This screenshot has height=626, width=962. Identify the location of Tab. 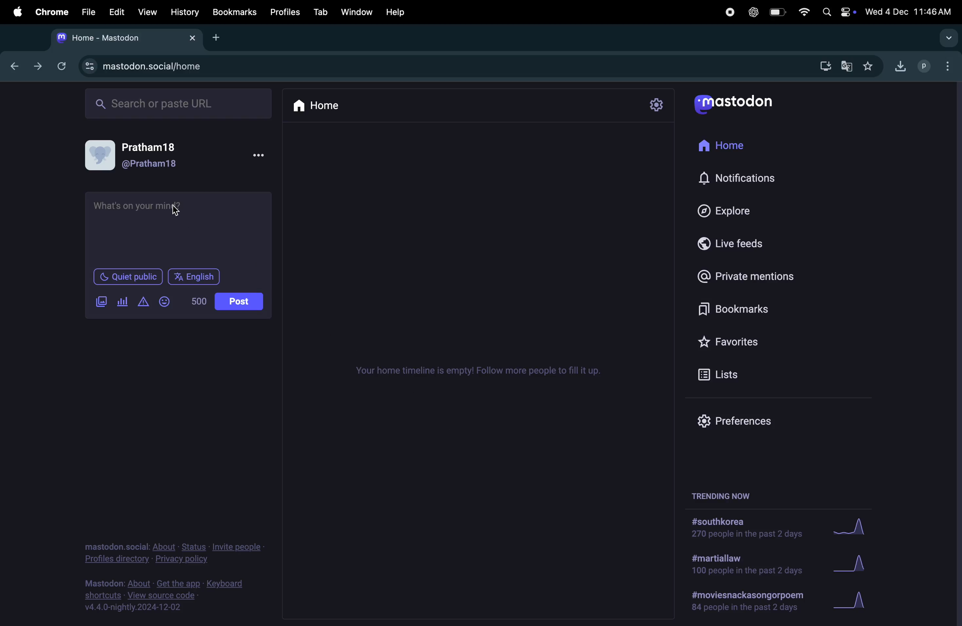
(318, 13).